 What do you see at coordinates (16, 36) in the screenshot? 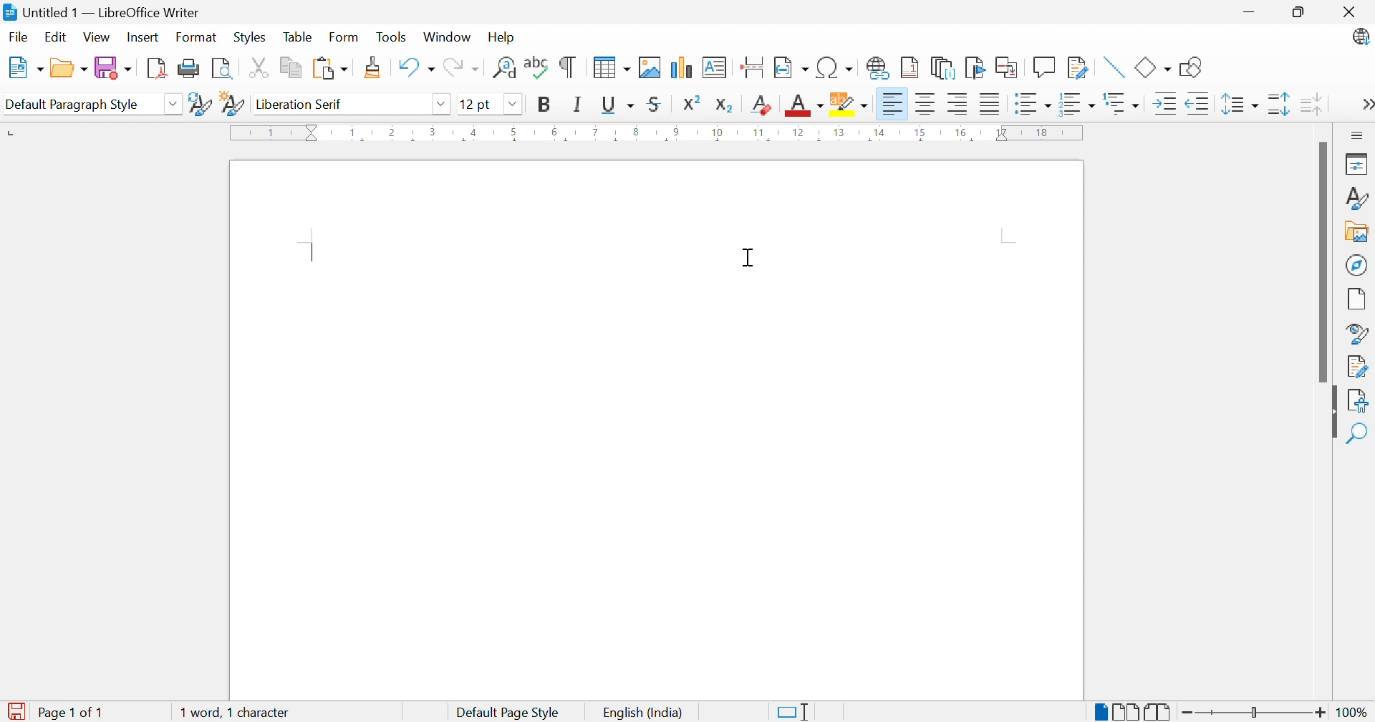
I see `File` at bounding box center [16, 36].